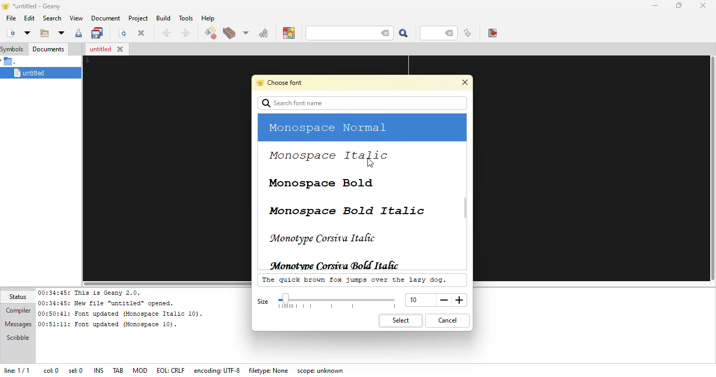 Image resolution: width=716 pixels, height=377 pixels. Describe the element at coordinates (29, 18) in the screenshot. I see `edit` at that location.